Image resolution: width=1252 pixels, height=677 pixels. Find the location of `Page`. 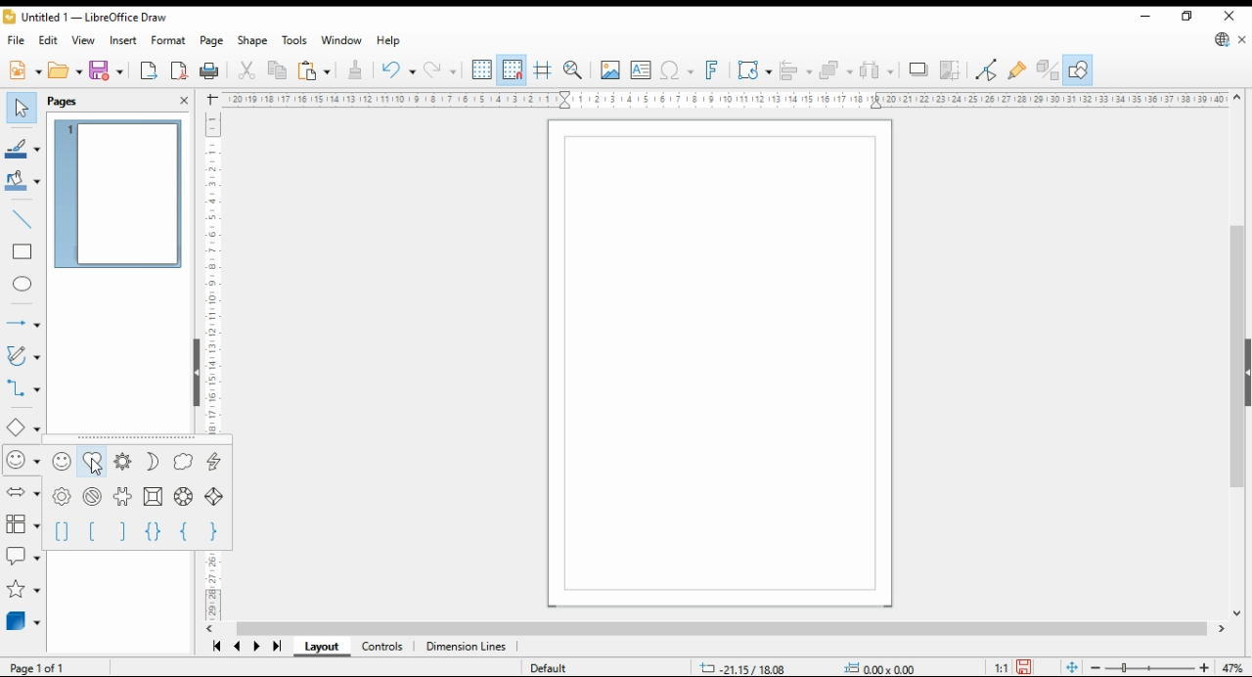

Page is located at coordinates (52, 667).